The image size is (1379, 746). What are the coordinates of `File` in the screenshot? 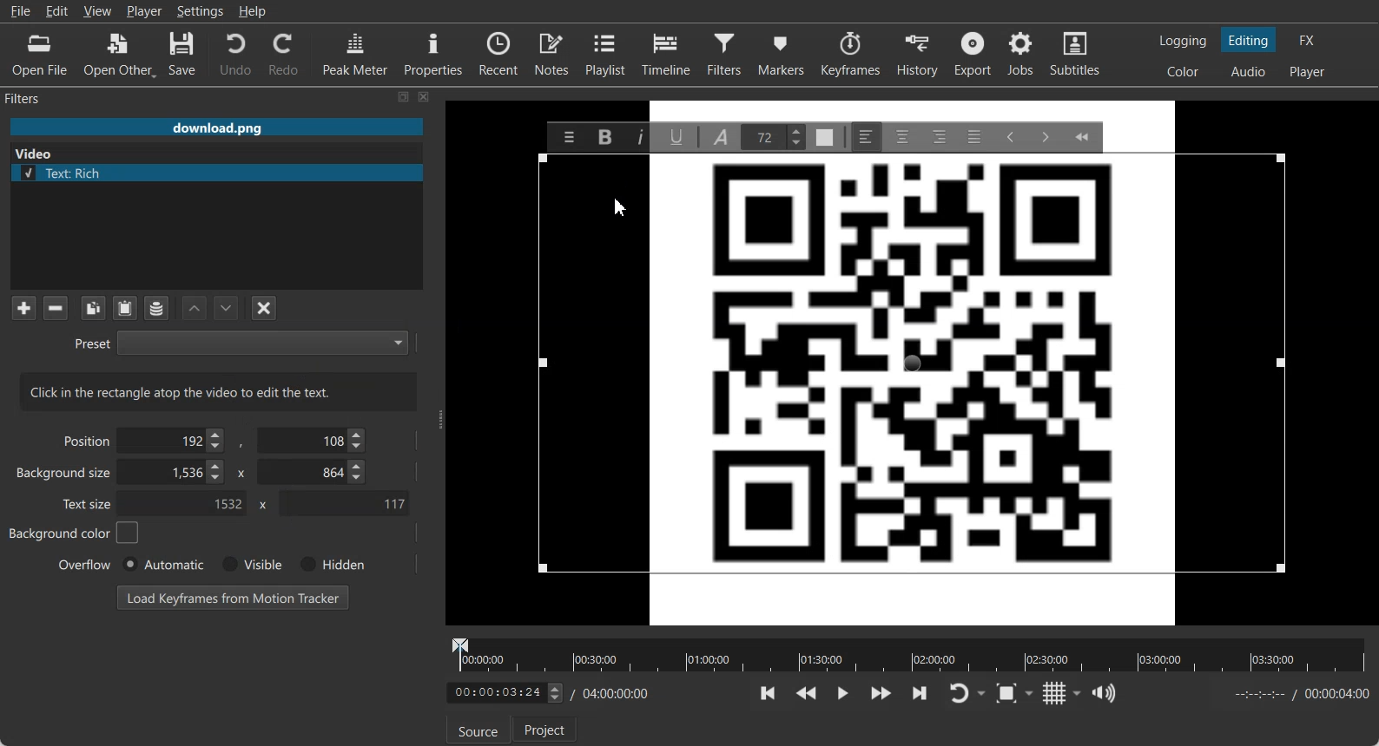 It's located at (20, 11).